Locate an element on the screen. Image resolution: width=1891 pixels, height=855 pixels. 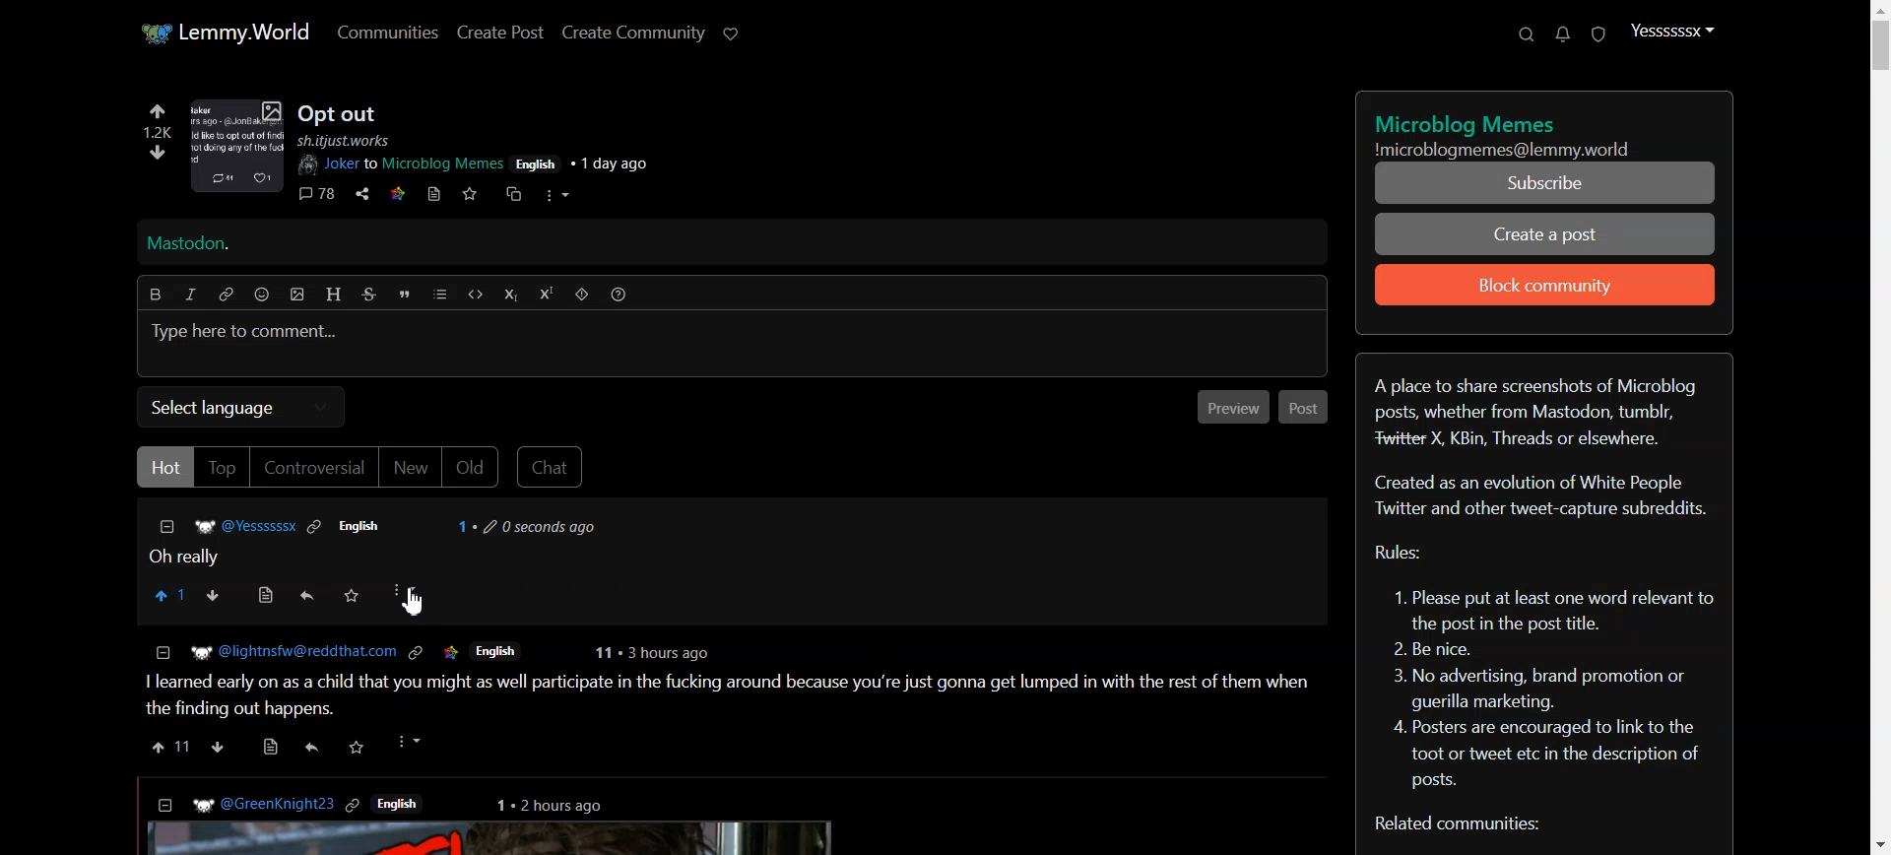
cross share is located at coordinates (518, 194).